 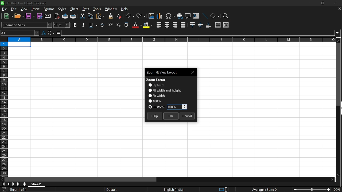 What do you see at coordinates (94, 25) in the screenshot?
I see `strikethough` at bounding box center [94, 25].